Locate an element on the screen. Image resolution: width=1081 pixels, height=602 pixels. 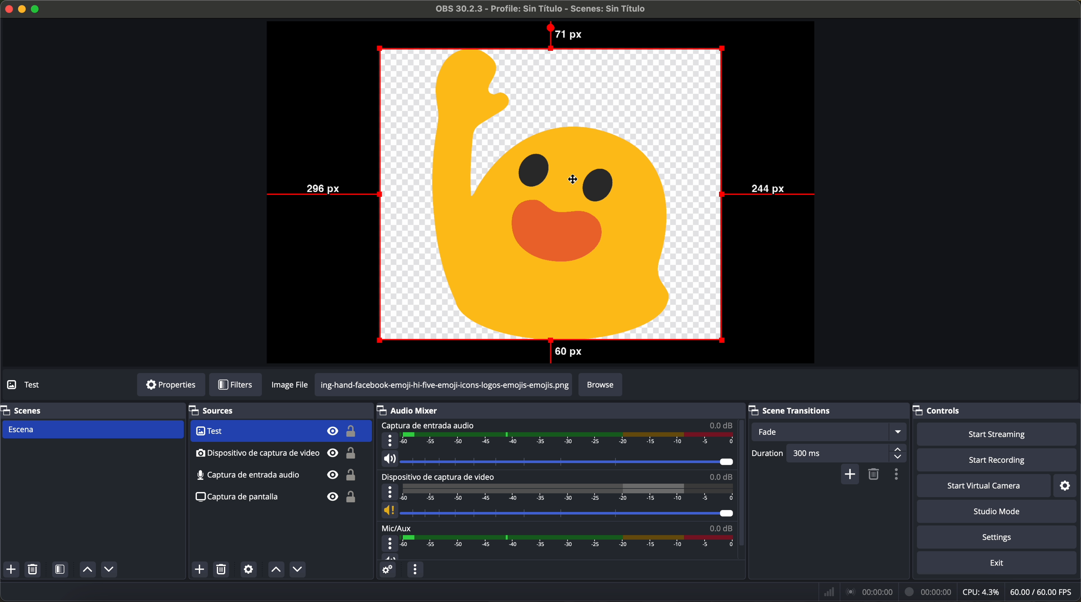
image moved to the center is located at coordinates (551, 193).